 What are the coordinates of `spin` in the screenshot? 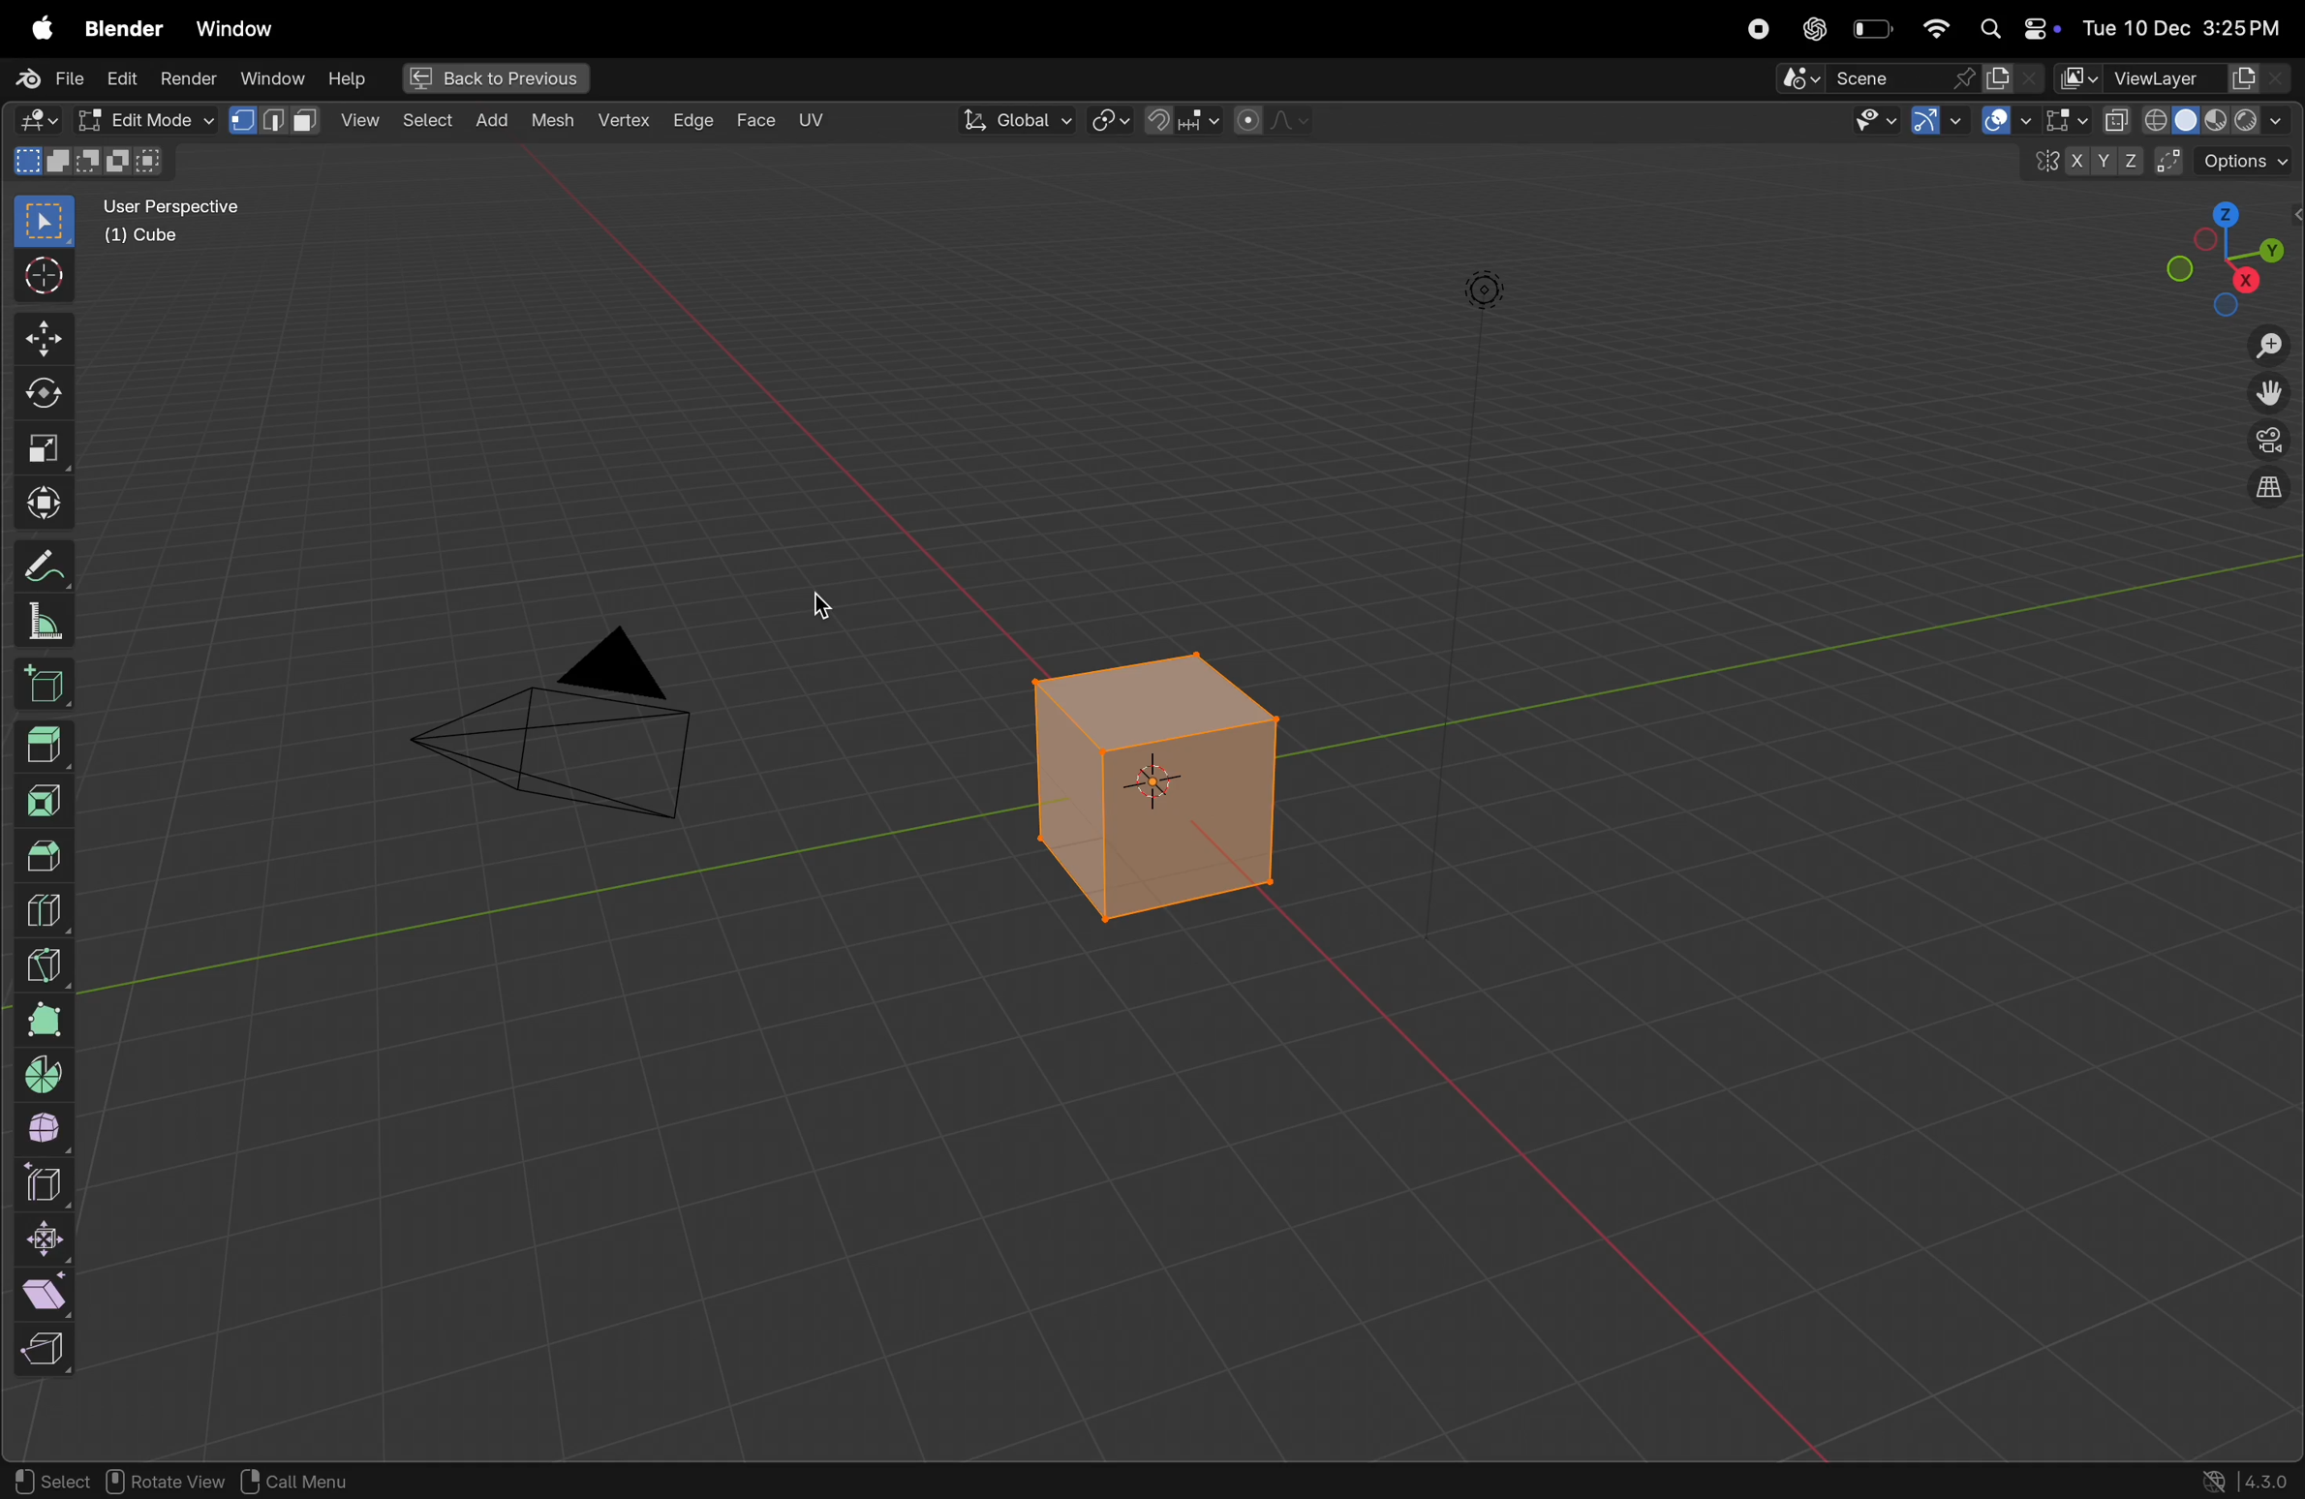 It's located at (46, 1076).